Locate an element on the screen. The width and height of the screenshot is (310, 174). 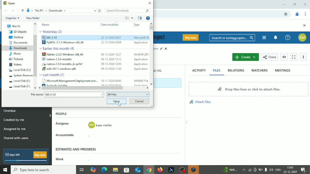
Refresh is located at coordinates (100, 11).